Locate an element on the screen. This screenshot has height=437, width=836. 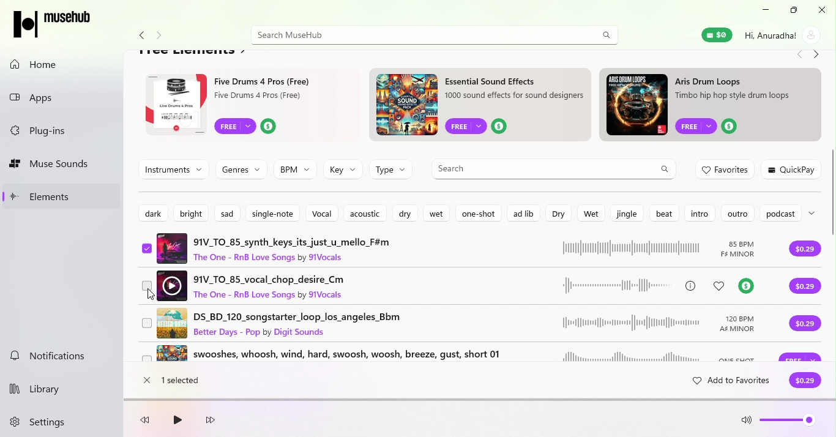
Vocal is located at coordinates (321, 213).